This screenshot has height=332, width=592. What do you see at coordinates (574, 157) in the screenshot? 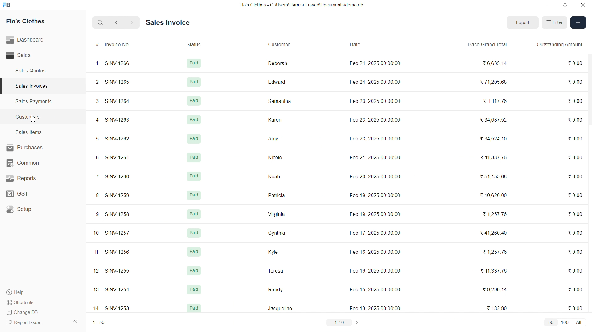
I see `0.00` at bounding box center [574, 157].